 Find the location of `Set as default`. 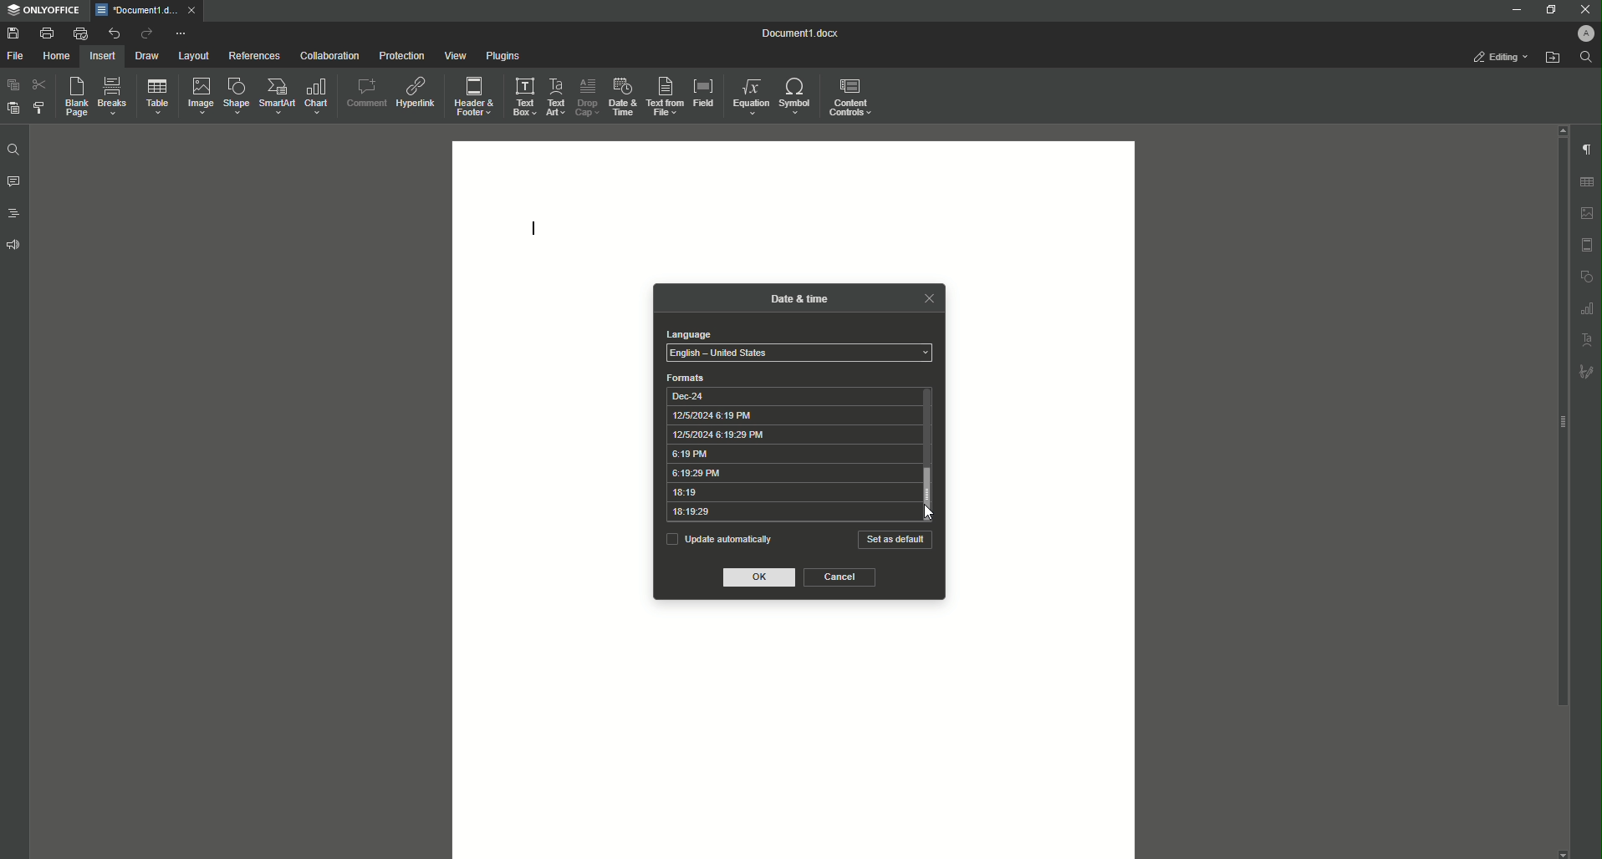

Set as default is located at coordinates (895, 540).